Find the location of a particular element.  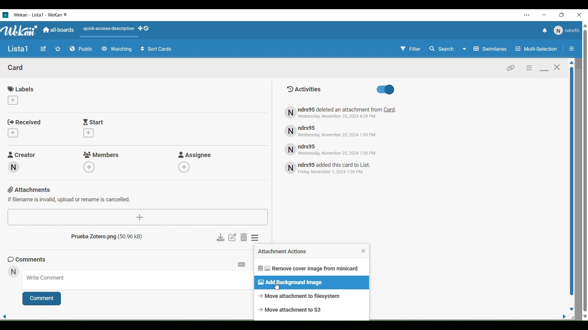

Attachments is located at coordinates (70, 194).